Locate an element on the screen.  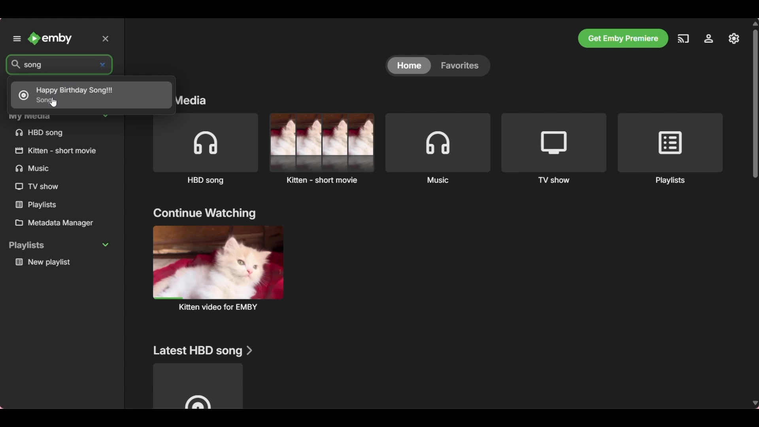
song is located at coordinates (42, 64).